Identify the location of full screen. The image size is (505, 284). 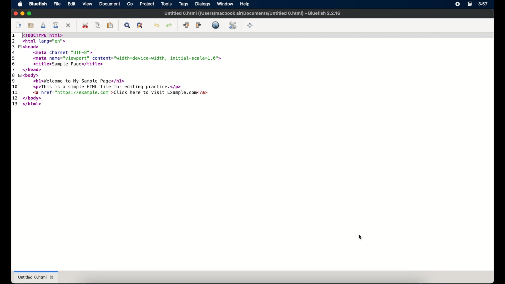
(250, 26).